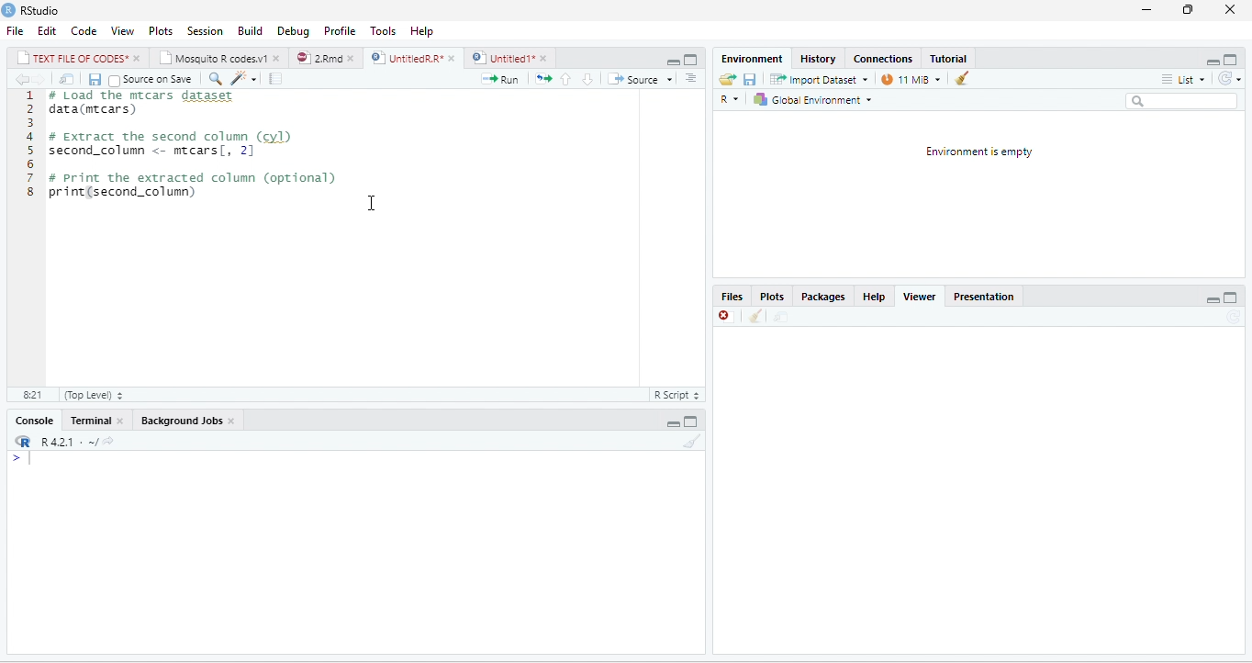 The height and width of the screenshot is (663, 1252). What do you see at coordinates (818, 58) in the screenshot?
I see `History` at bounding box center [818, 58].